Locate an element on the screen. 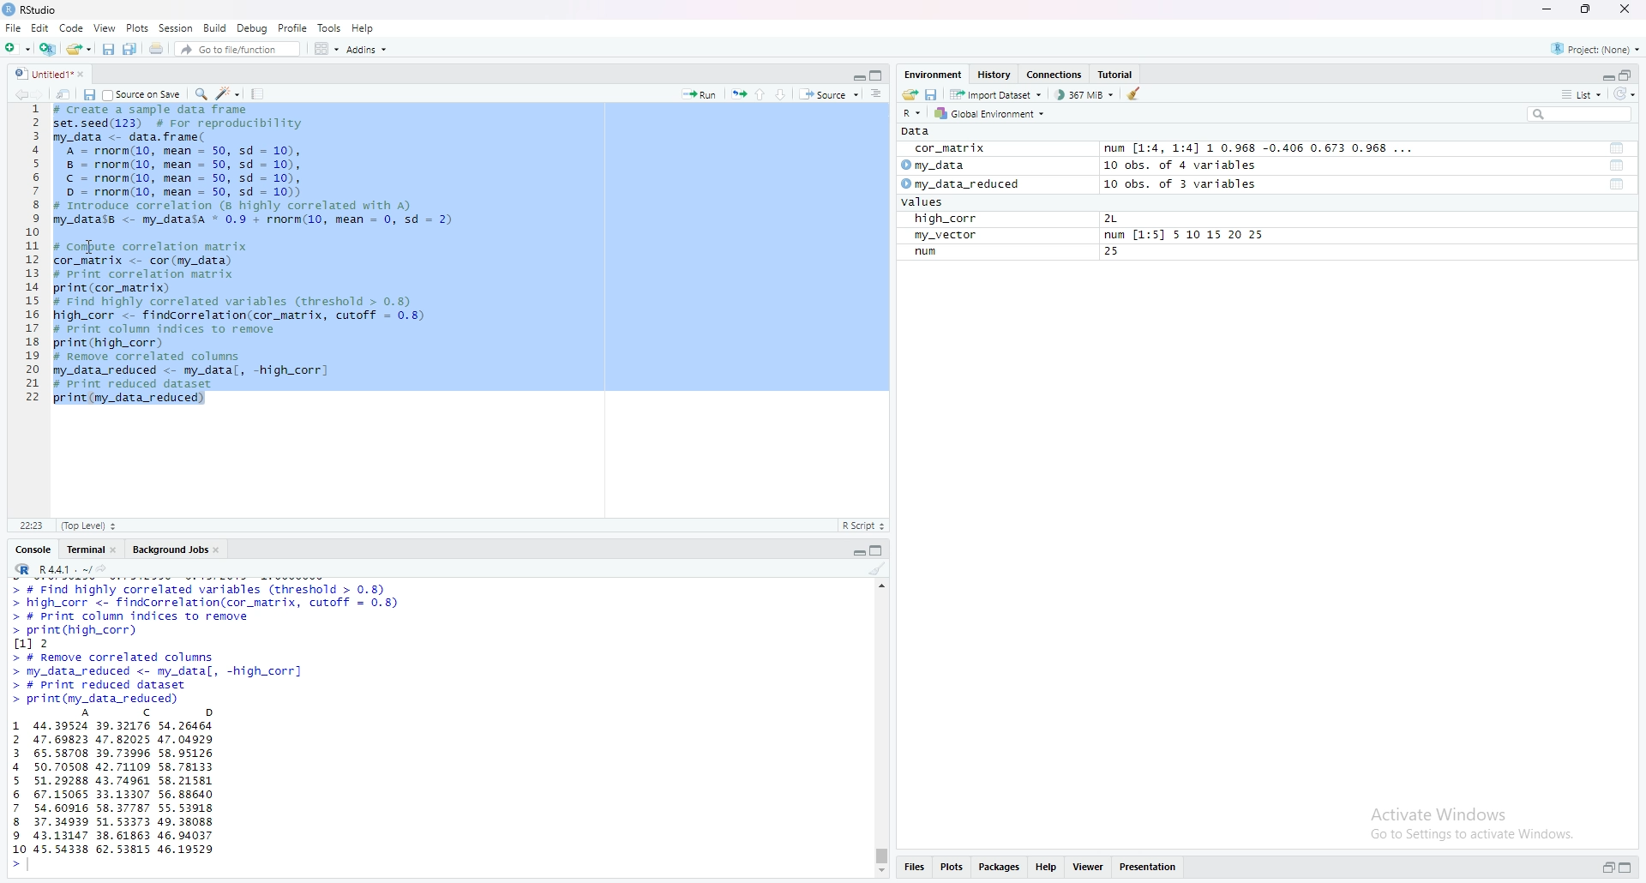  search is located at coordinates (202, 94).